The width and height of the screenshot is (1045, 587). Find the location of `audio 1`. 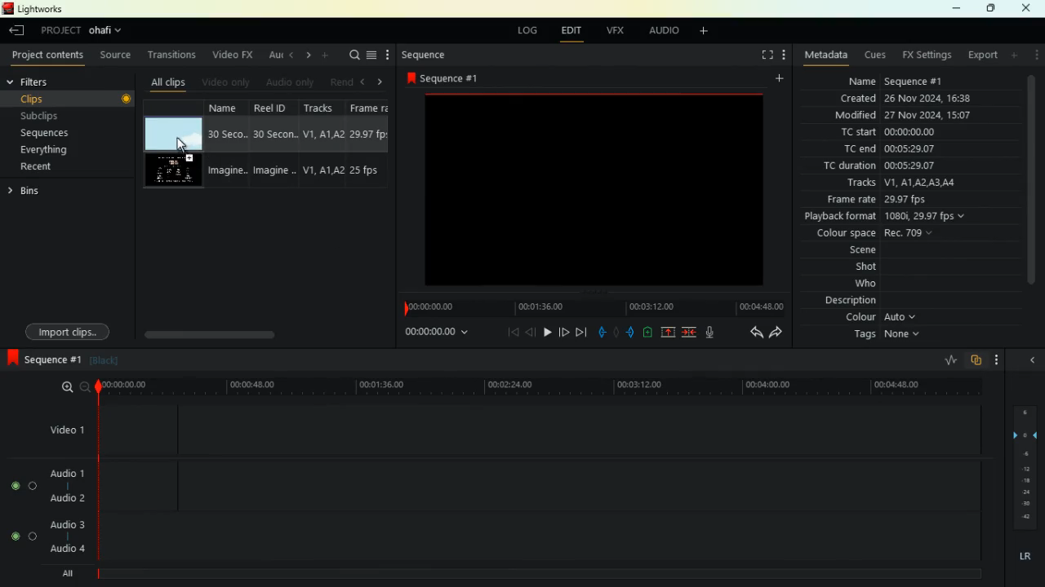

audio 1 is located at coordinates (61, 474).